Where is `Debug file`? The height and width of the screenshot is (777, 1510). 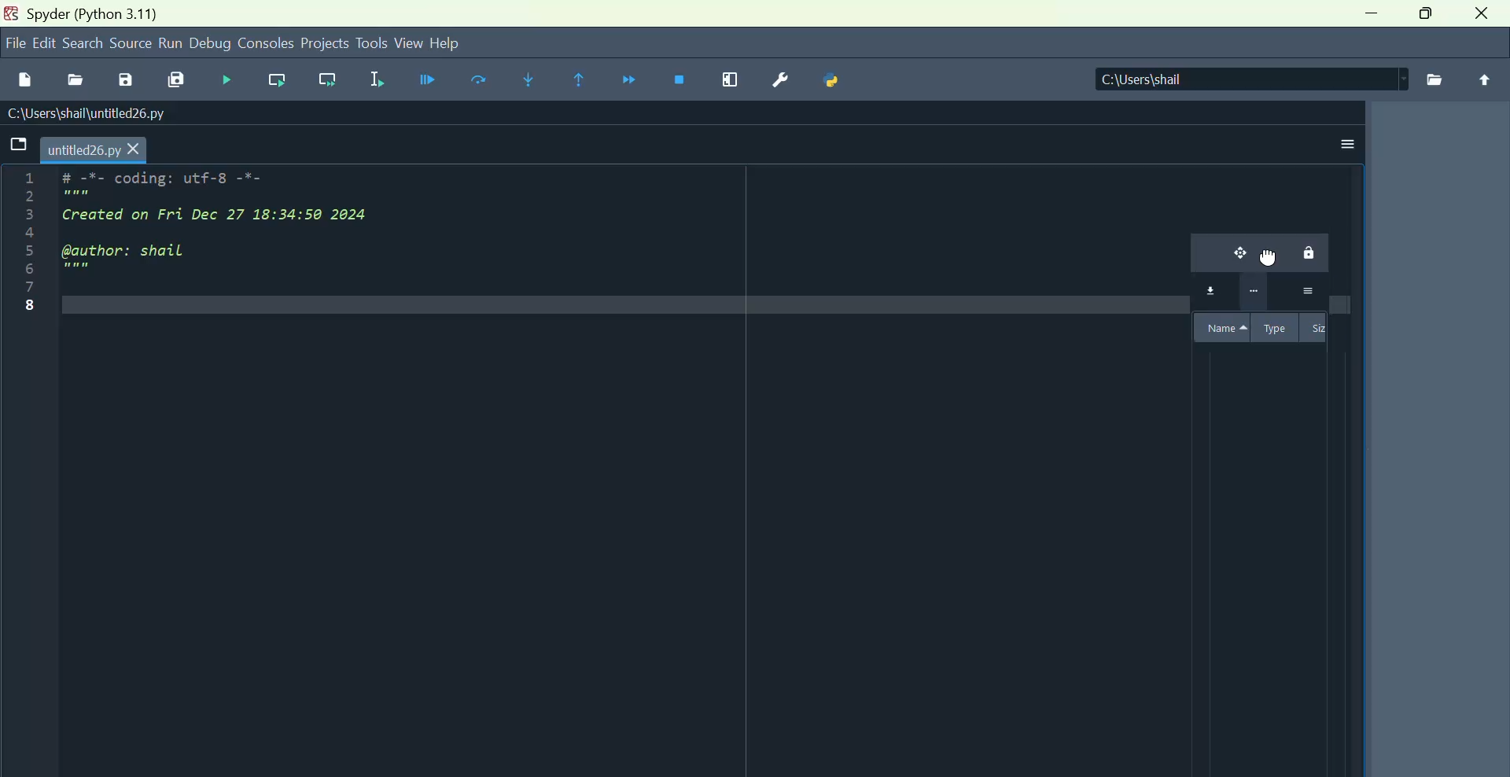
Debug file is located at coordinates (423, 80).